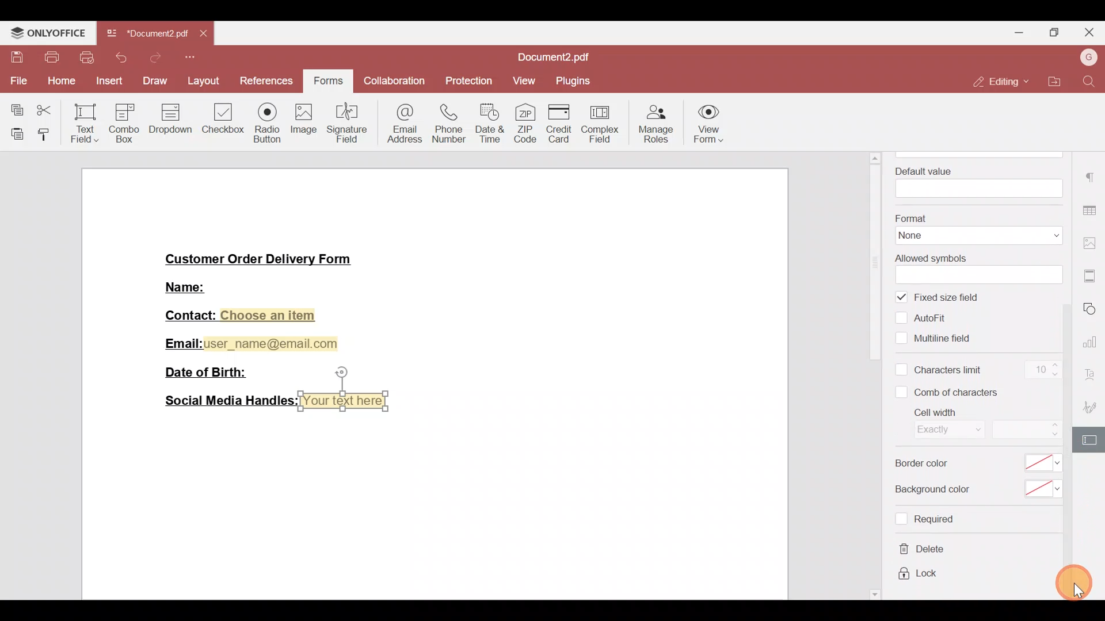 The height and width of the screenshot is (621, 1105). Describe the element at coordinates (45, 111) in the screenshot. I see `Cut` at that location.